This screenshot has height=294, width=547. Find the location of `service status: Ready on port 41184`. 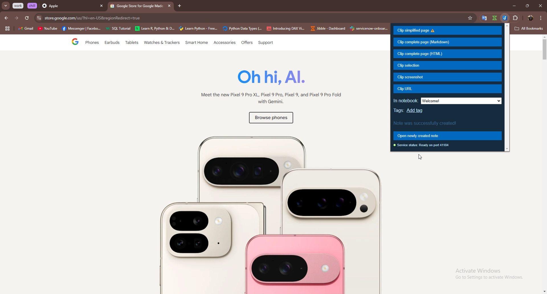

service status: Ready on port 41184 is located at coordinates (423, 146).